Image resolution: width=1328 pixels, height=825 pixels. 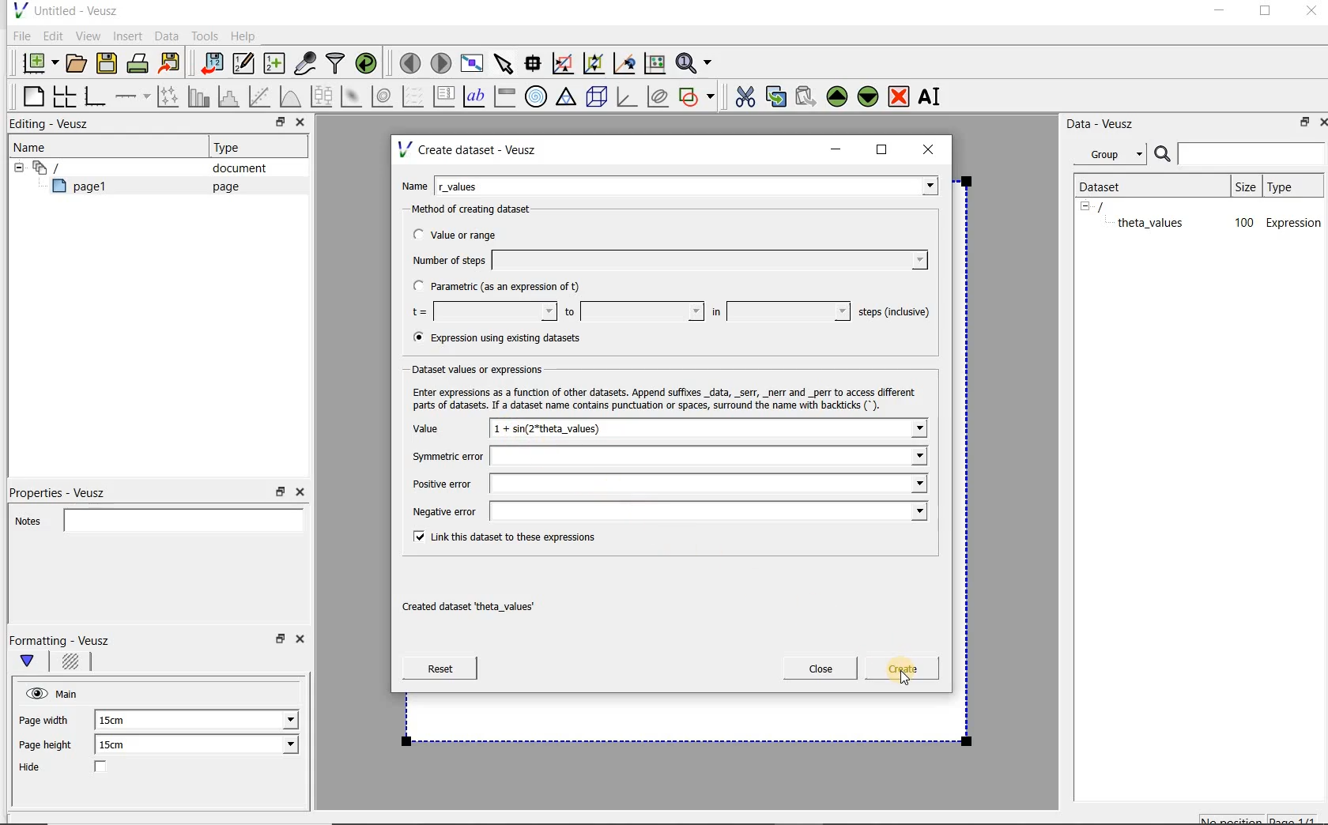 I want to click on page, so click(x=222, y=186).